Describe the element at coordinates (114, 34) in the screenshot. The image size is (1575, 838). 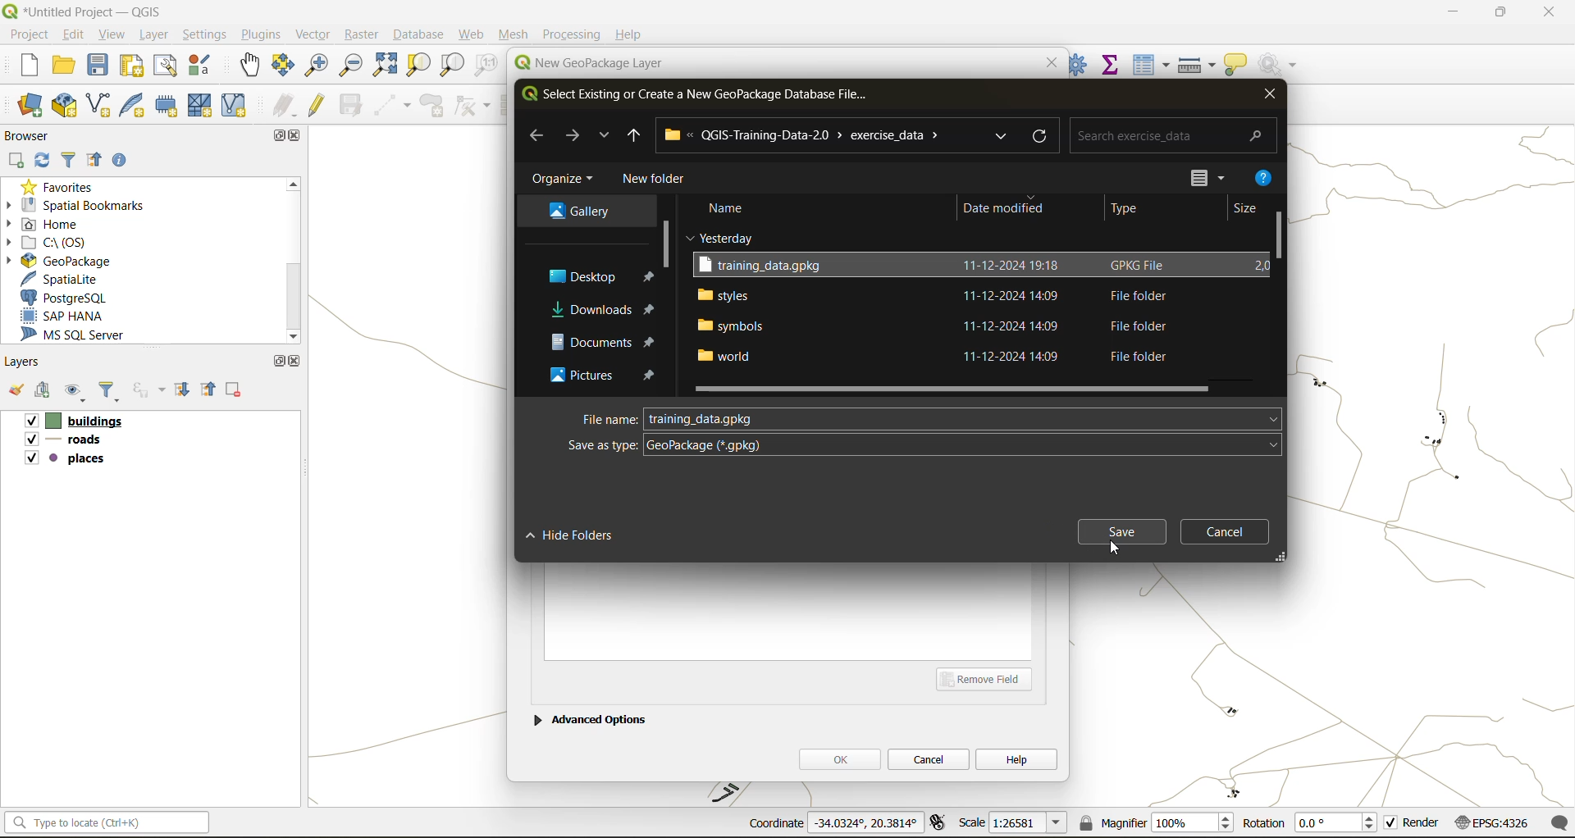
I see `view` at that location.